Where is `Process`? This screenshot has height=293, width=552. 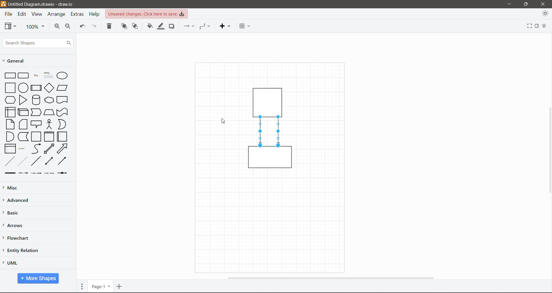 Process is located at coordinates (36, 87).